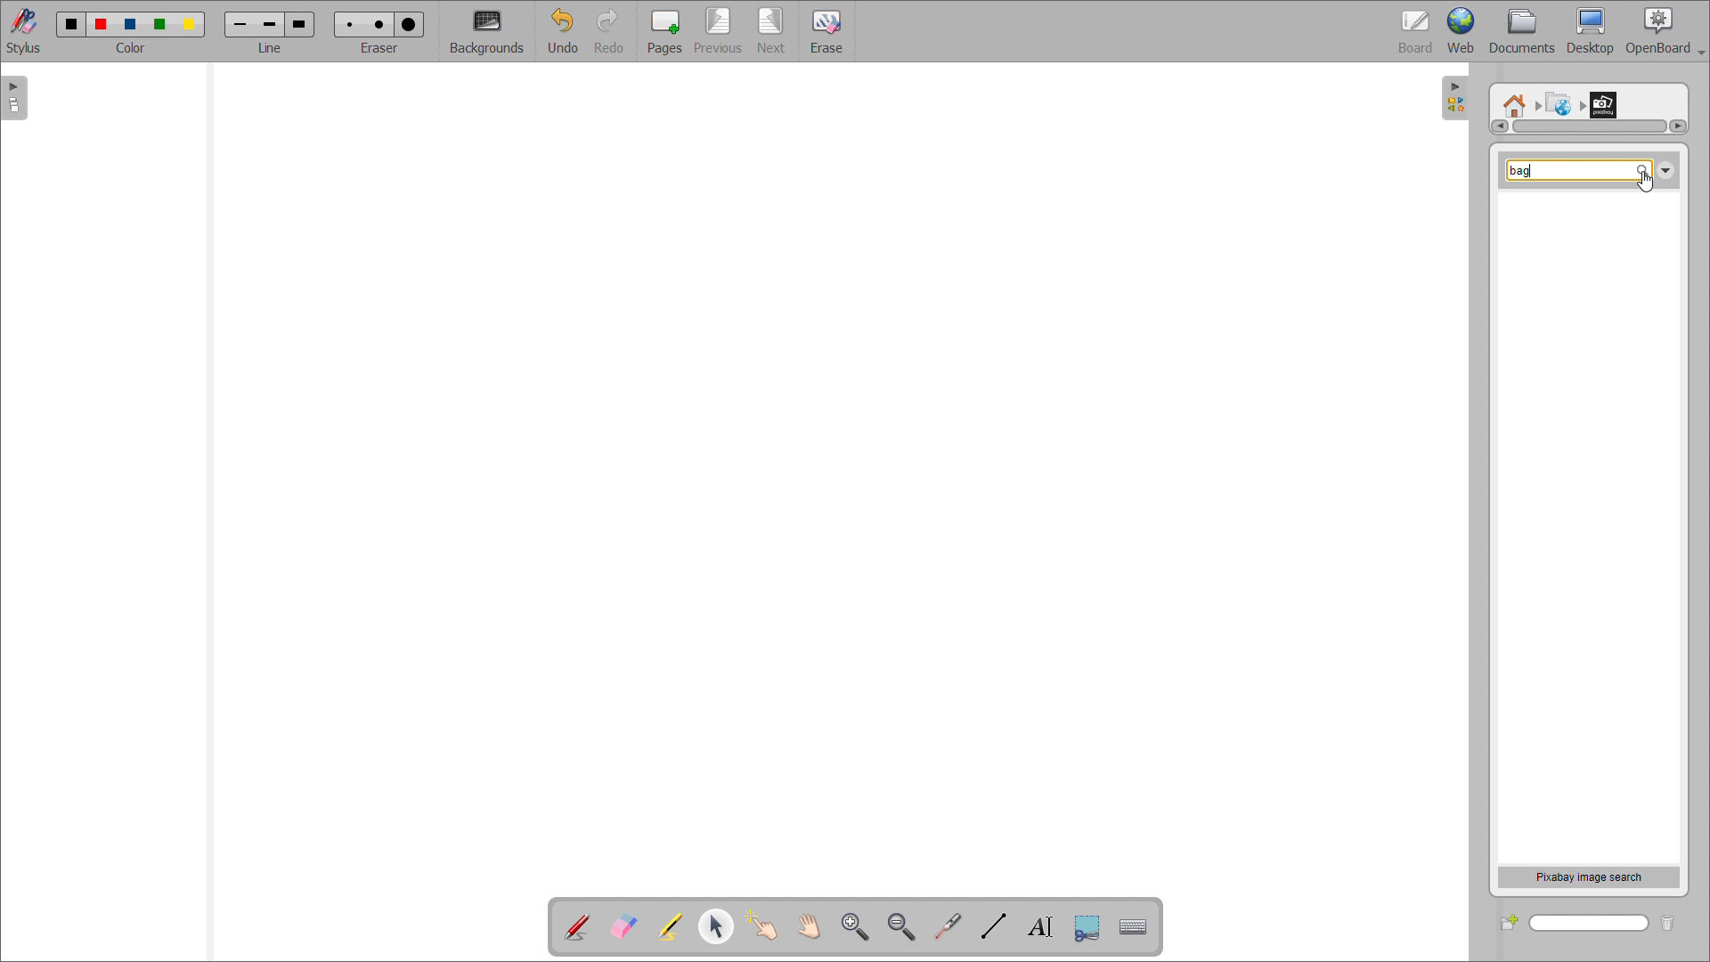  What do you see at coordinates (808, 925) in the screenshot?
I see `scroll page` at bounding box center [808, 925].